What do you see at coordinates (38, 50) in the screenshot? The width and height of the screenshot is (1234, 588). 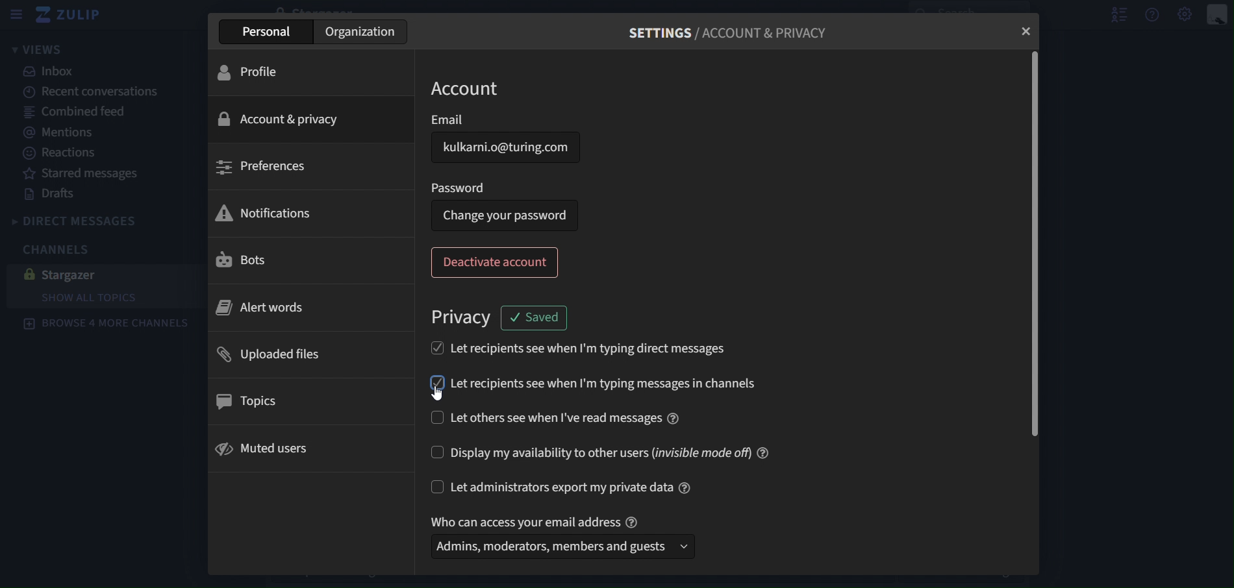 I see `views` at bounding box center [38, 50].